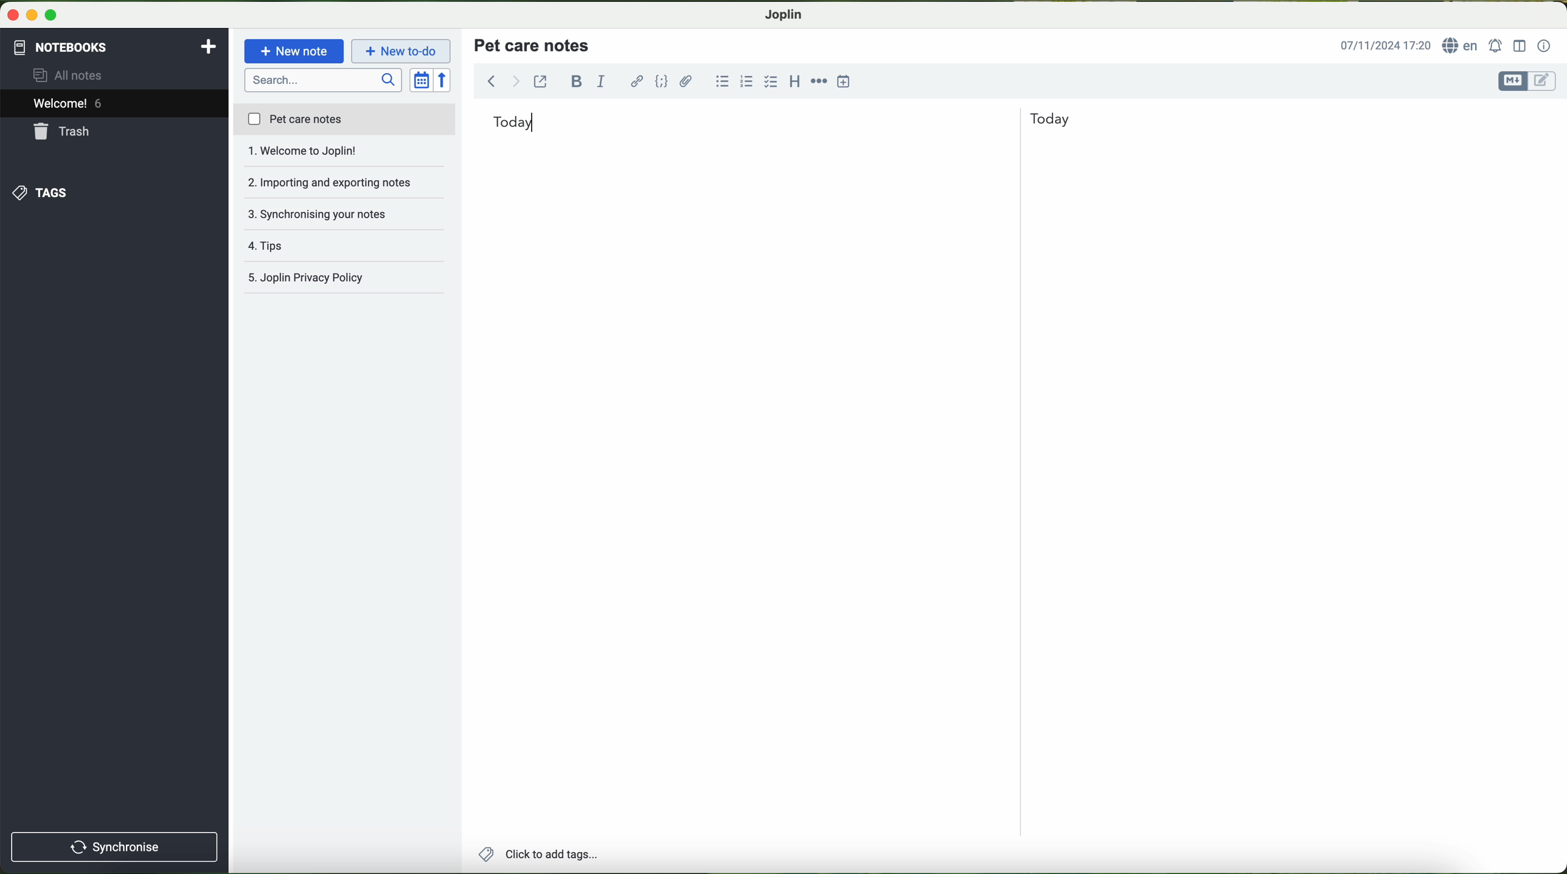  Describe the element at coordinates (501, 81) in the screenshot. I see `navigation arrows` at that location.